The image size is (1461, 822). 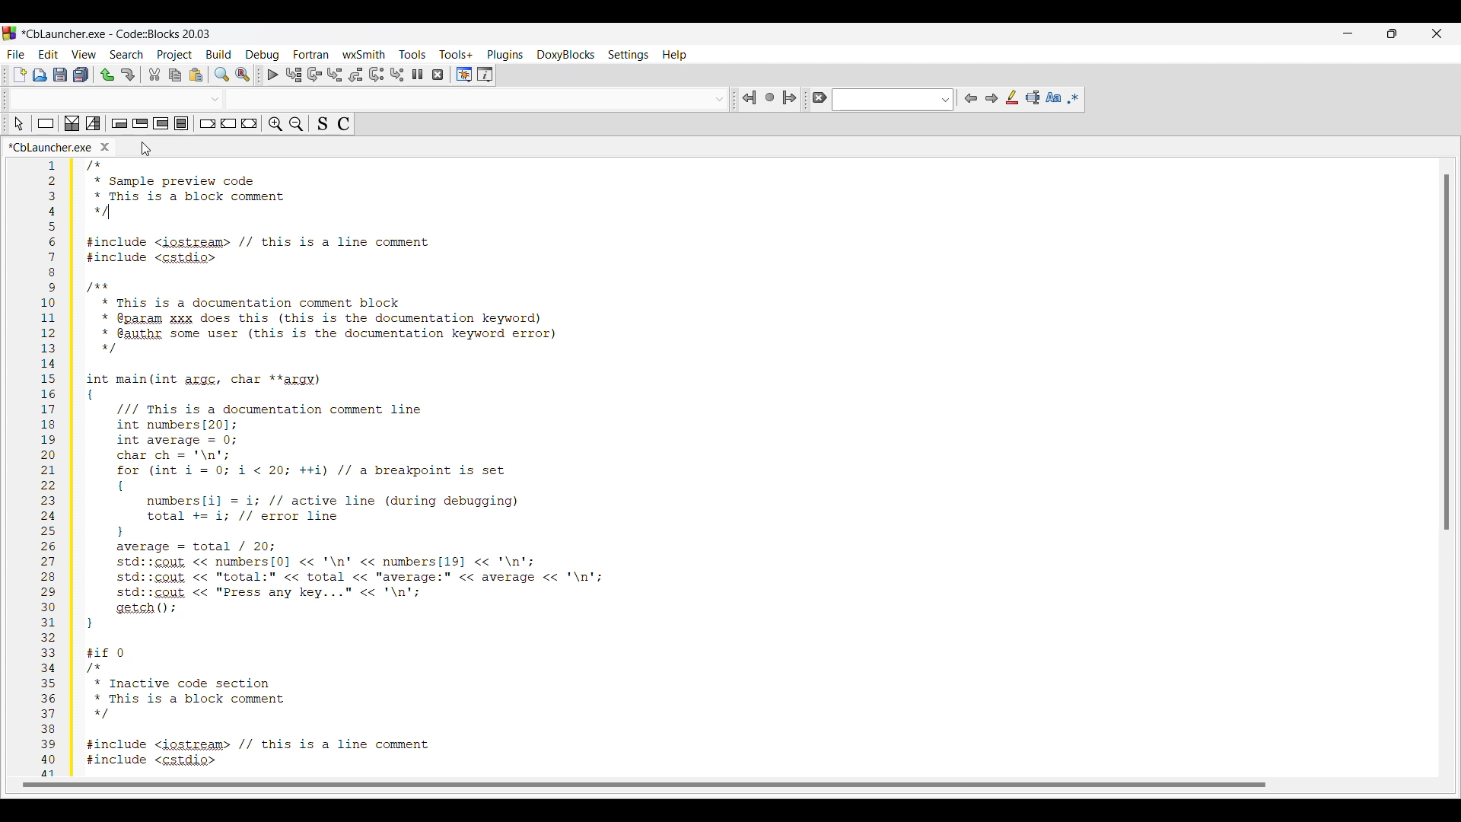 What do you see at coordinates (991, 98) in the screenshot?
I see `Next` at bounding box center [991, 98].